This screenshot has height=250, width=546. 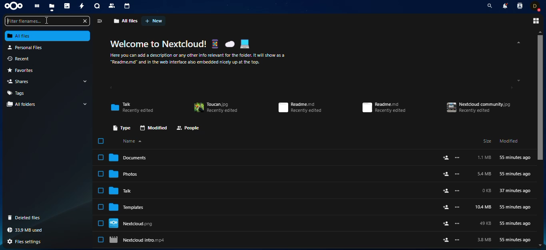 What do you see at coordinates (43, 21) in the screenshot?
I see `Filter filenames...` at bounding box center [43, 21].